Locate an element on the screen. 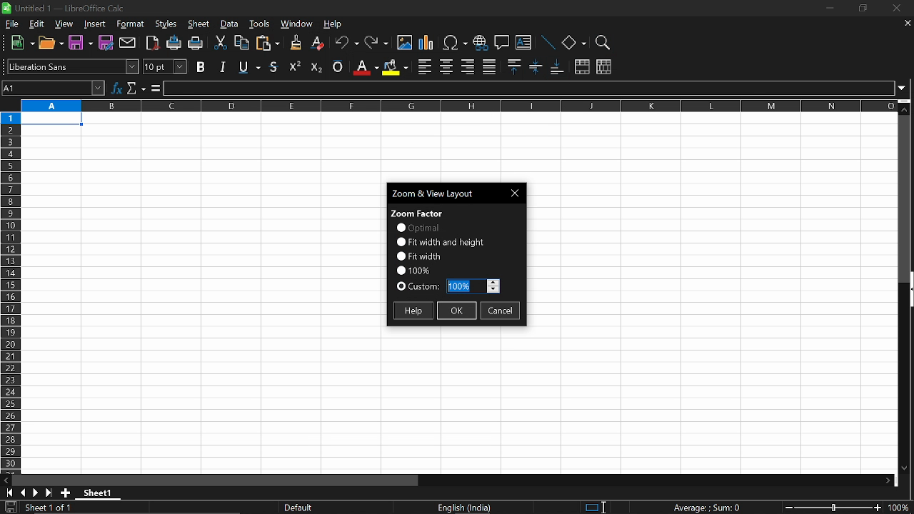 The height and width of the screenshot is (514, 914). input line is located at coordinates (530, 89).